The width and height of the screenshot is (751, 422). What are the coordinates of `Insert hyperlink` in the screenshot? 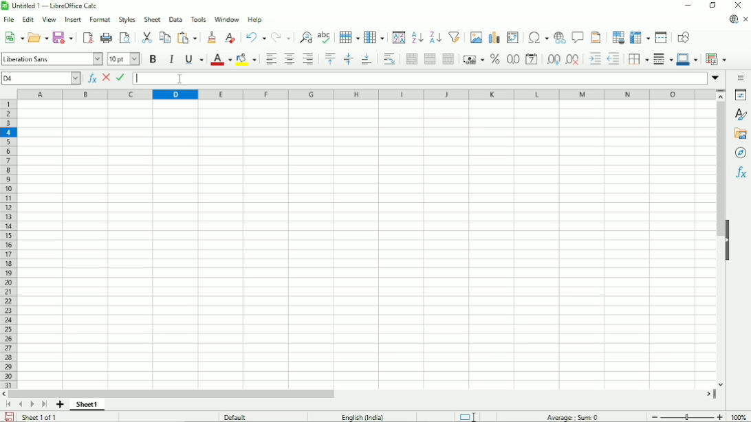 It's located at (560, 36).